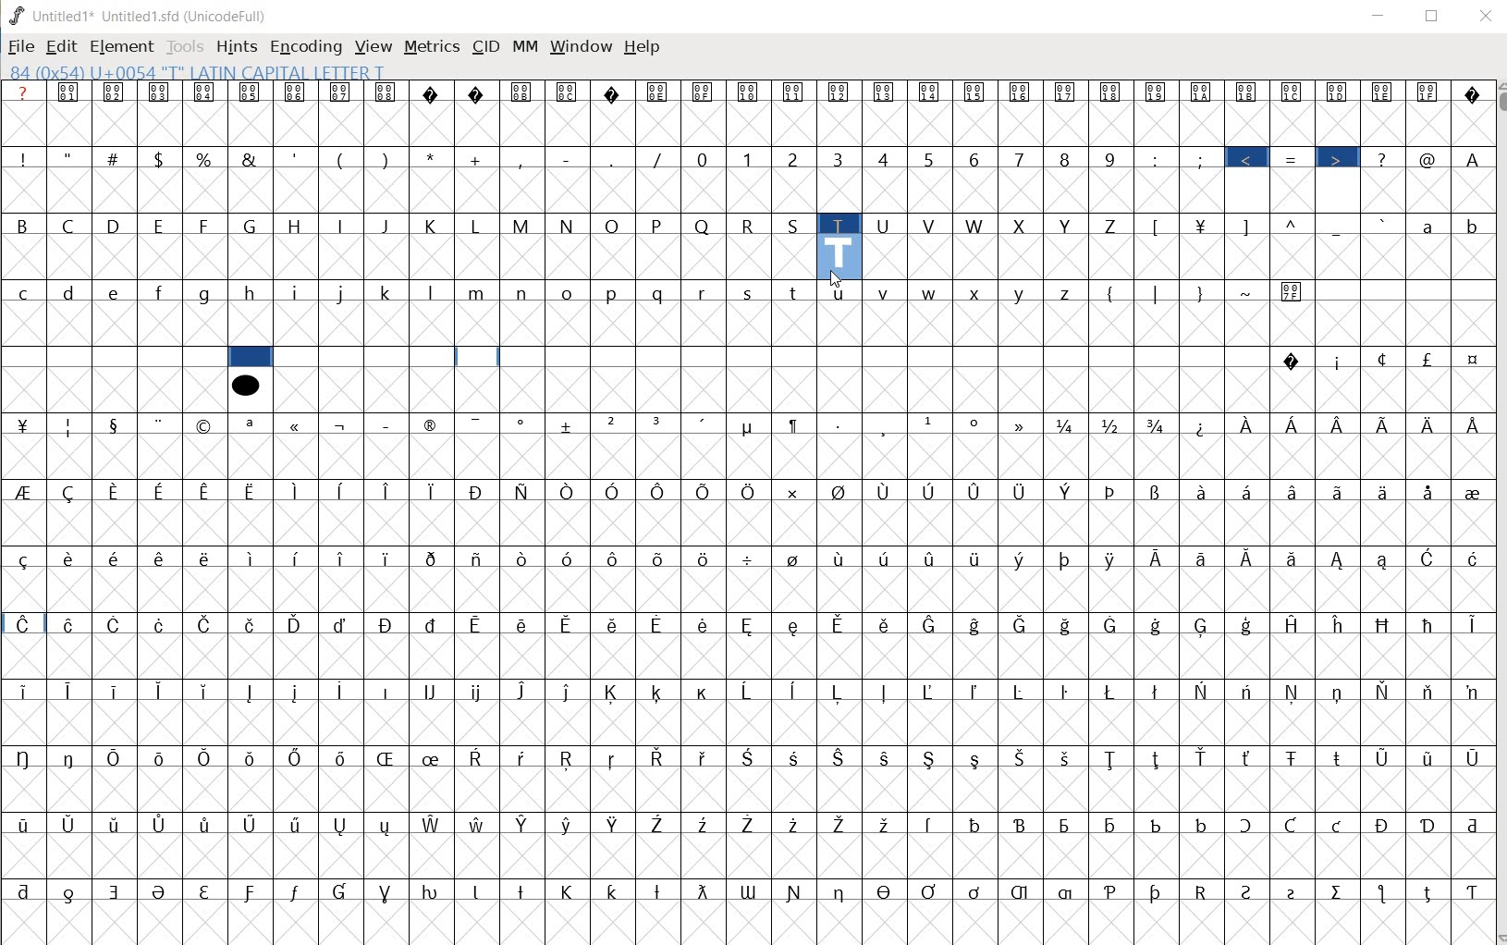 Image resolution: width=1507 pixels, height=945 pixels. What do you see at coordinates (1426, 756) in the screenshot?
I see `Symbol` at bounding box center [1426, 756].